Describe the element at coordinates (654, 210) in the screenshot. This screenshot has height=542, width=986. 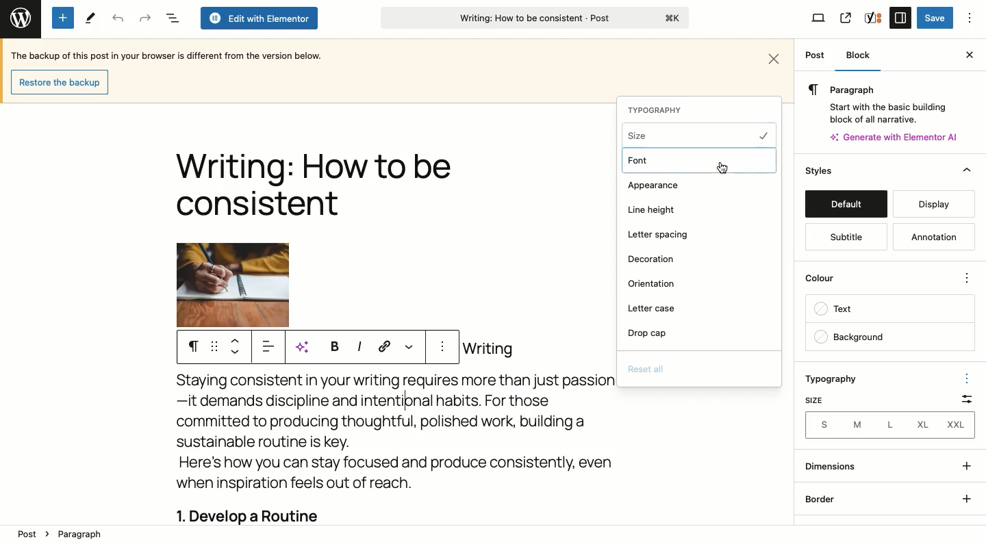
I see `Line height` at that location.